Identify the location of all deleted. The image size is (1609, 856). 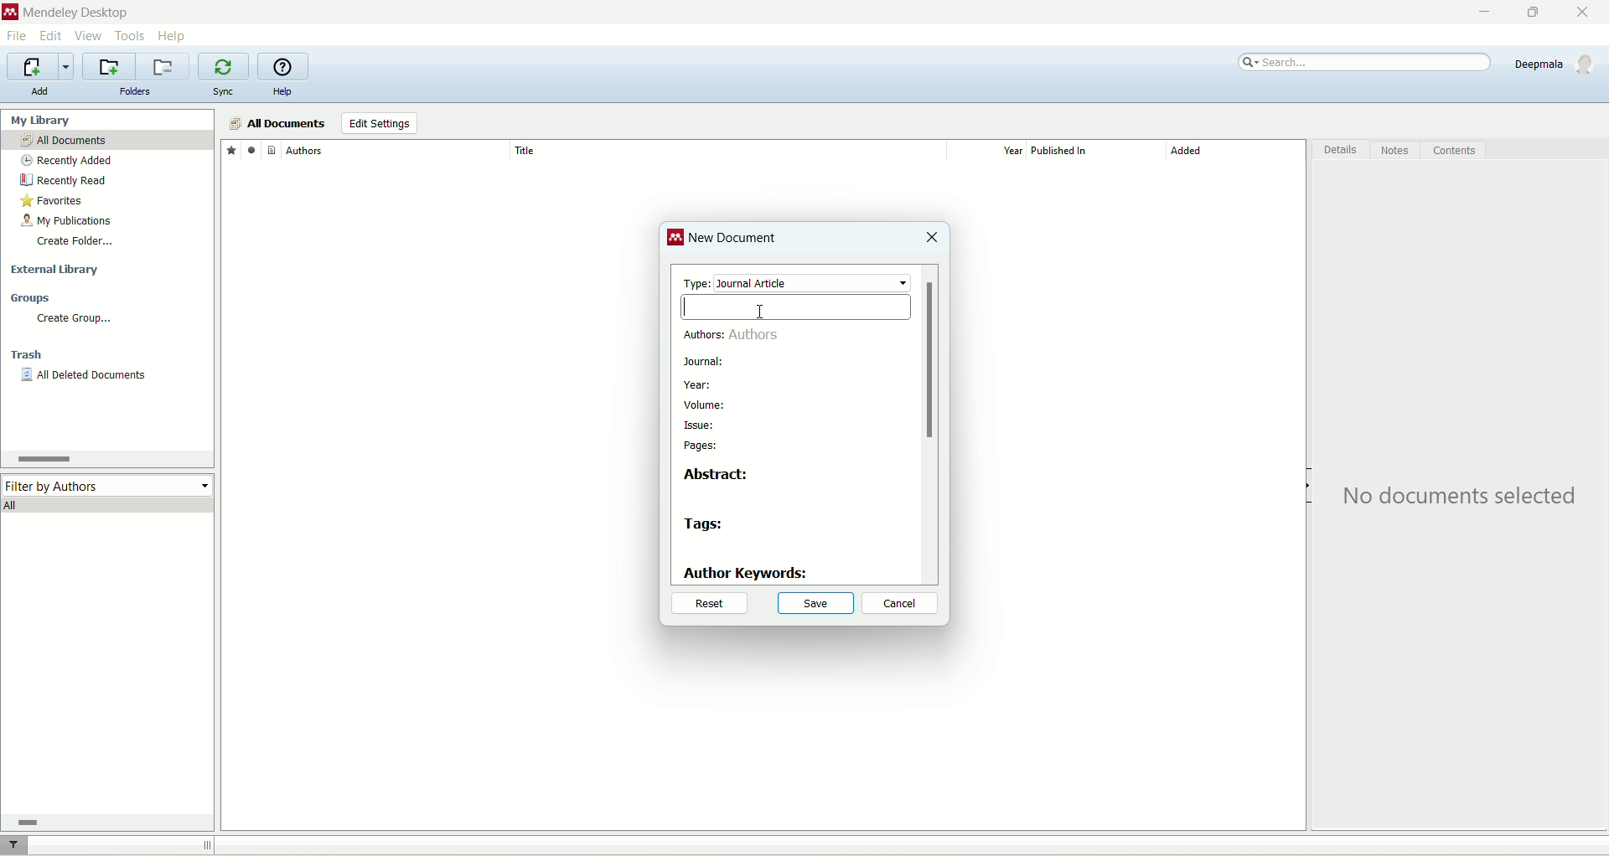
(85, 377).